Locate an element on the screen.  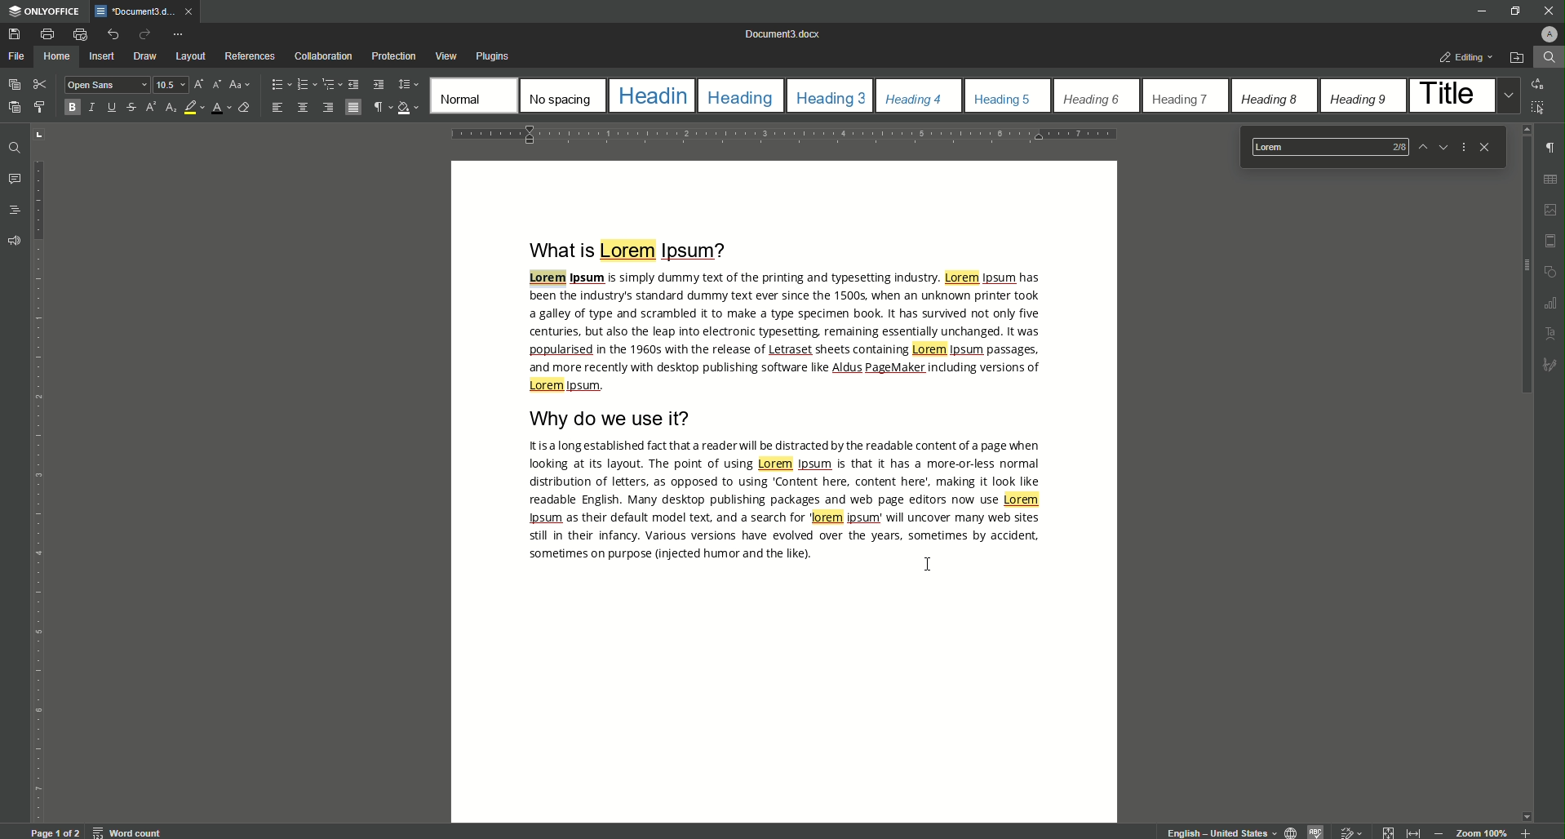
Draw is located at coordinates (147, 55).